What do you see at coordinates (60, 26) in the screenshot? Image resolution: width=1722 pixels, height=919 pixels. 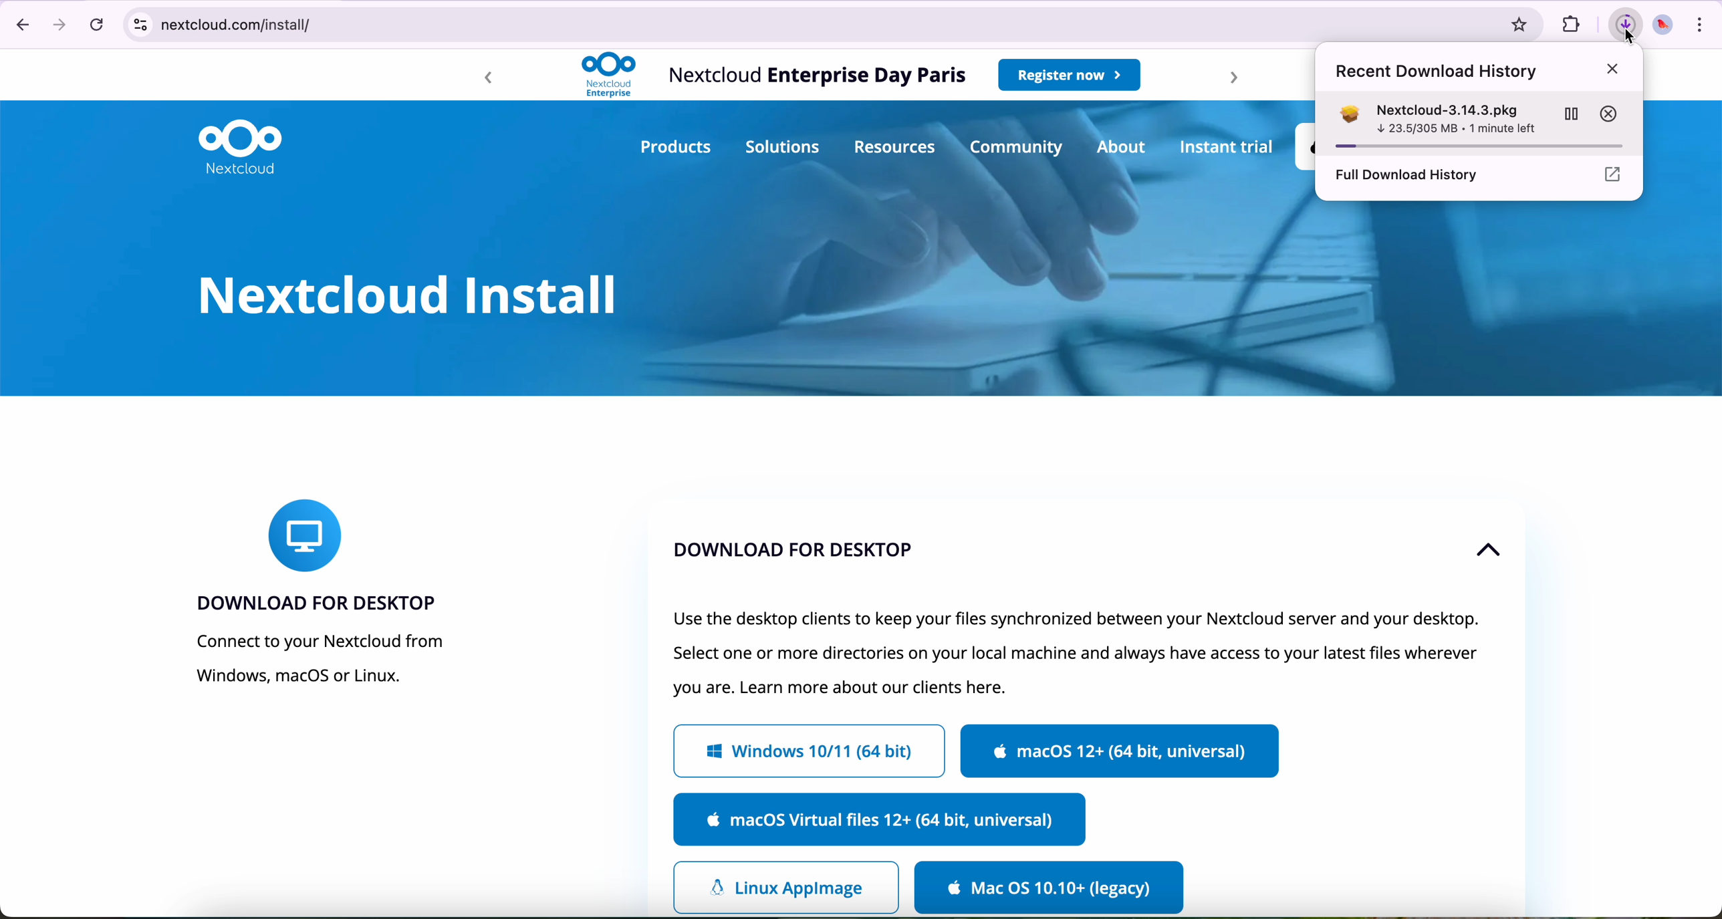 I see `navigate foward` at bounding box center [60, 26].